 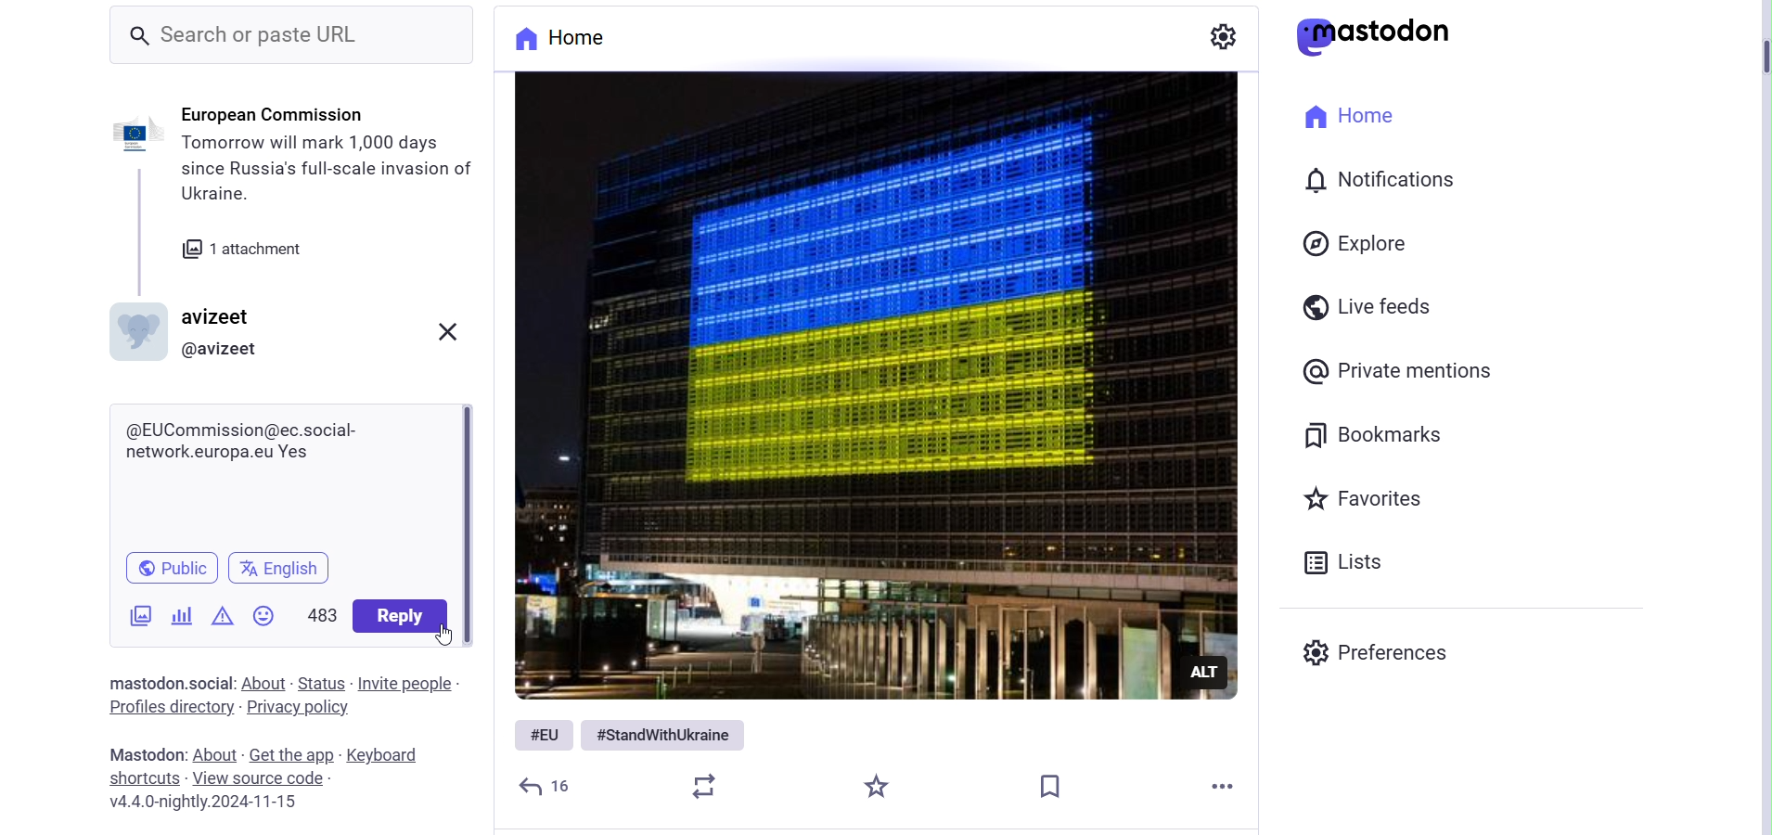 I want to click on Settings, so click(x=1226, y=36).